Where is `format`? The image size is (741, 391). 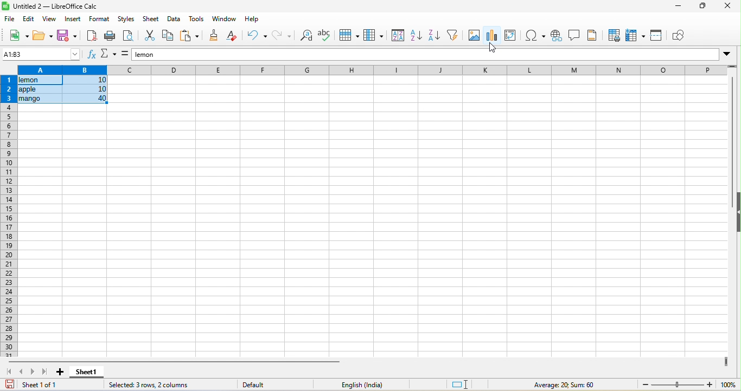 format is located at coordinates (99, 19).